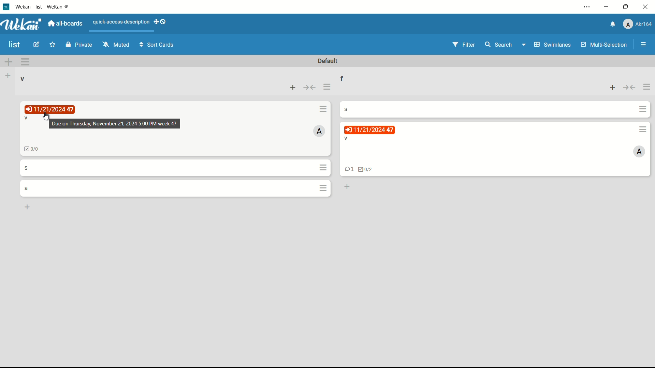  Describe the element at coordinates (369, 130) in the screenshot. I see `due date` at that location.